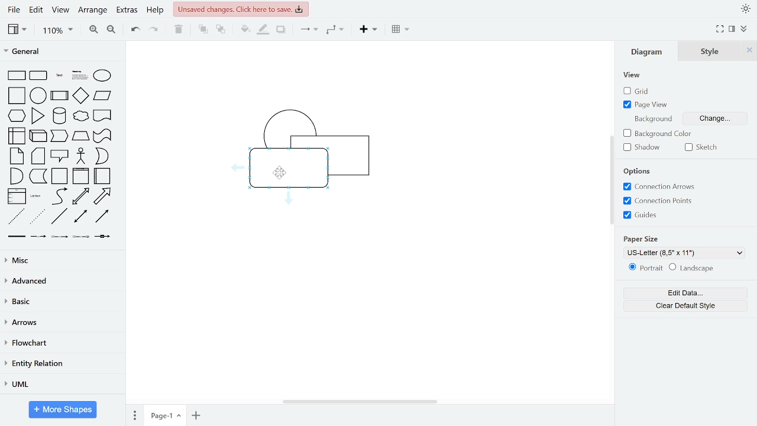 The width and height of the screenshot is (757, 426). I want to click on diamond, so click(80, 96).